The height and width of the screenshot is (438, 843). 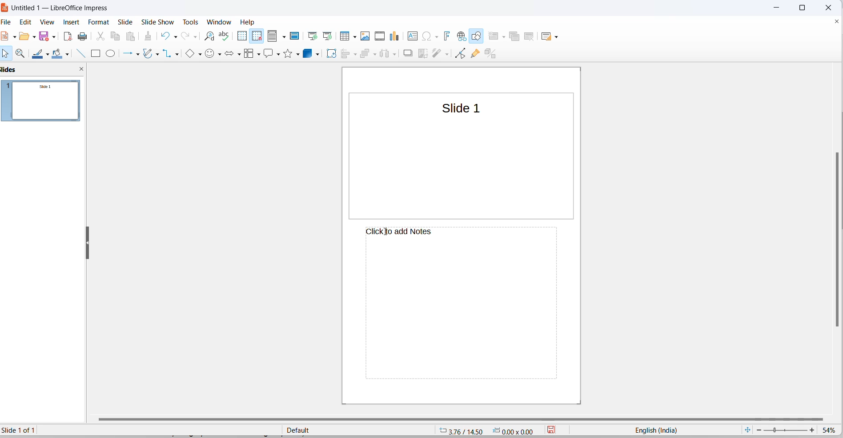 What do you see at coordinates (248, 22) in the screenshot?
I see `help` at bounding box center [248, 22].